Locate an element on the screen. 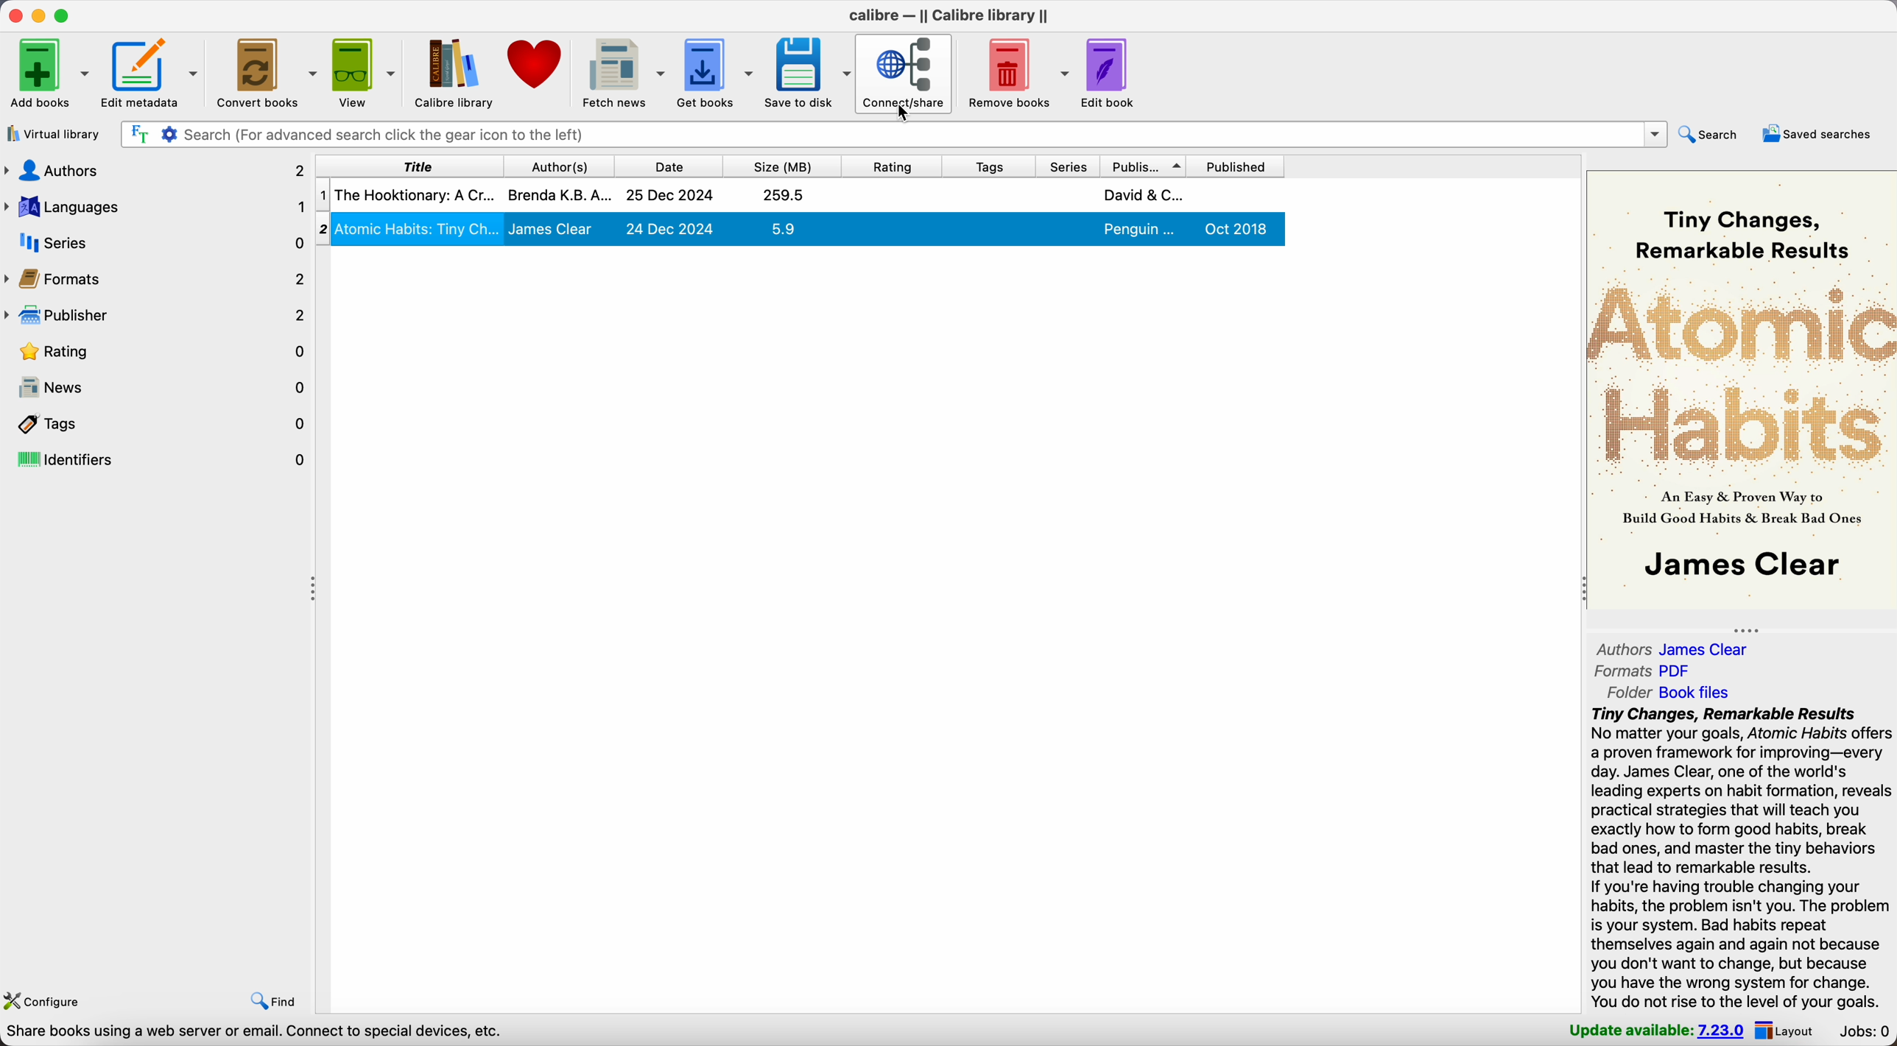 The width and height of the screenshot is (1897, 1046). Jobs: 0 is located at coordinates (1862, 1032).